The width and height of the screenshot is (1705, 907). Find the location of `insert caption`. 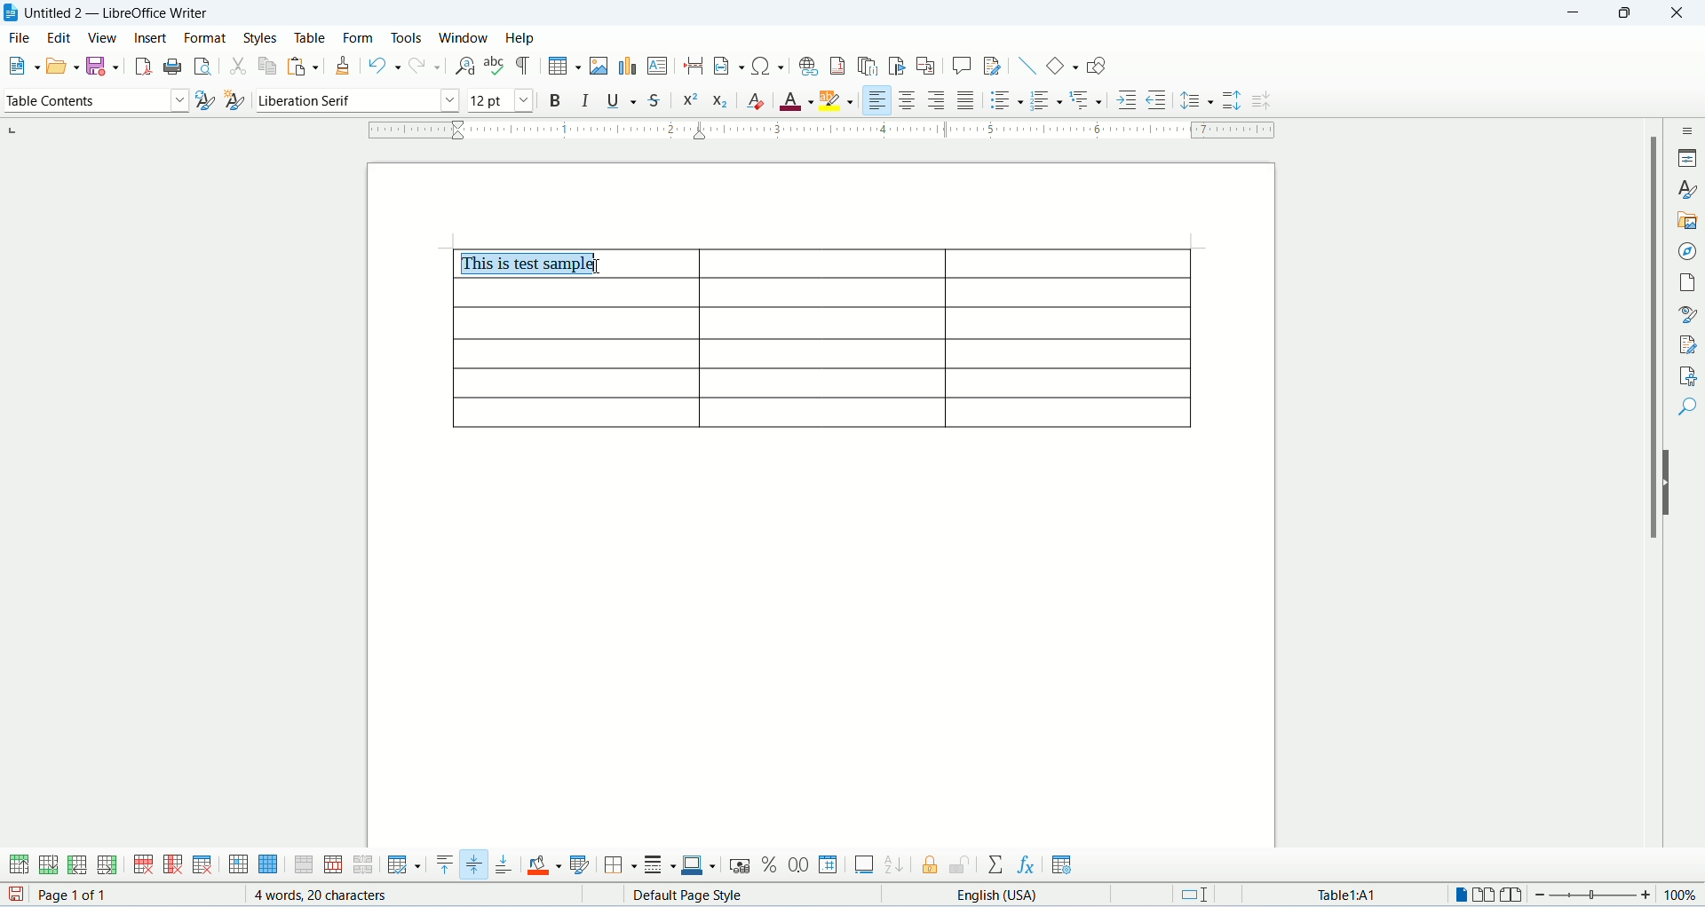

insert caption is located at coordinates (864, 866).